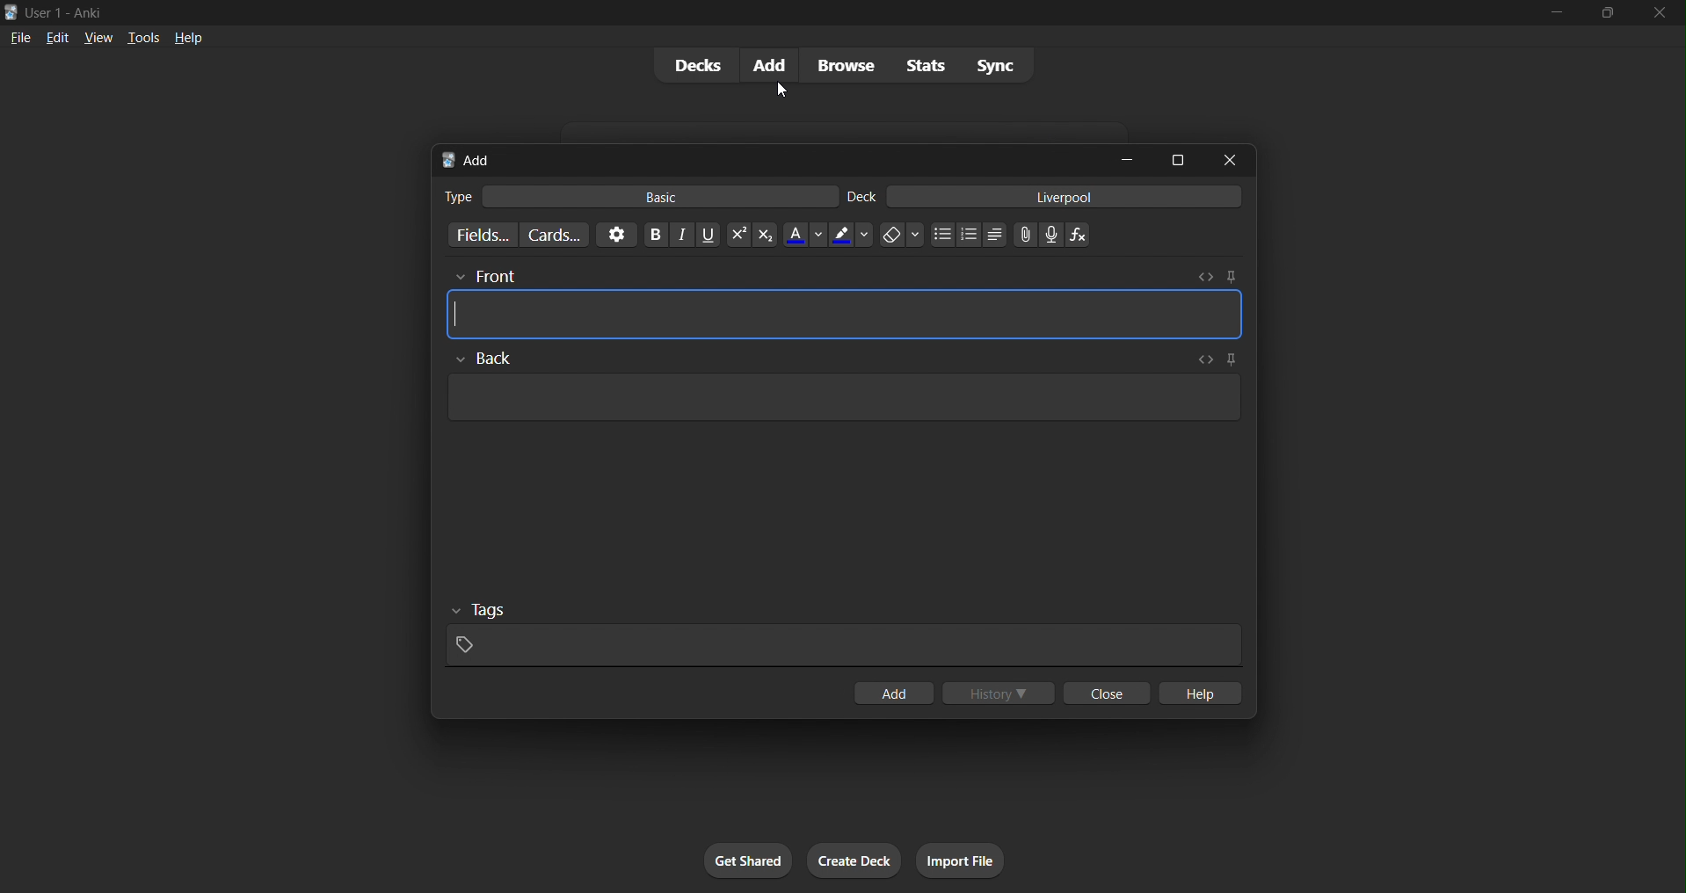 The image size is (1686, 893). Describe the element at coordinates (101, 36) in the screenshot. I see `view` at that location.